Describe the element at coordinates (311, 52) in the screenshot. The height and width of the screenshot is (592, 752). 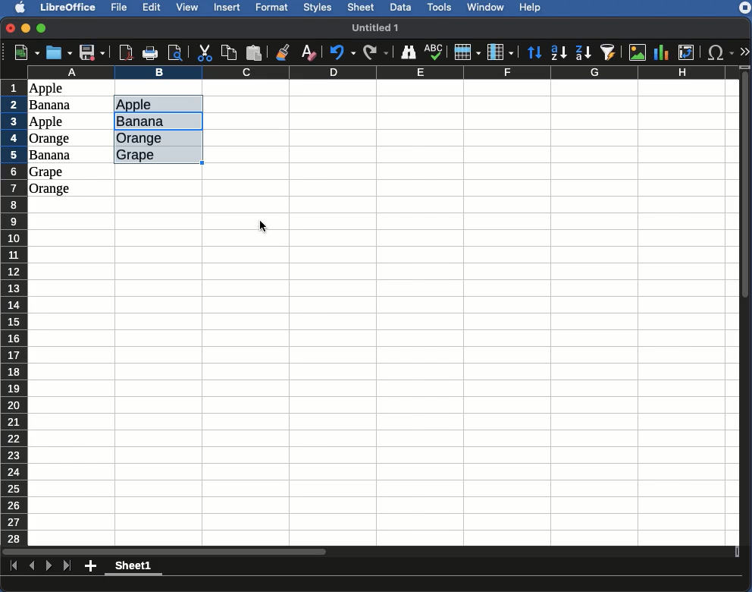
I see `Clear formatting` at that location.